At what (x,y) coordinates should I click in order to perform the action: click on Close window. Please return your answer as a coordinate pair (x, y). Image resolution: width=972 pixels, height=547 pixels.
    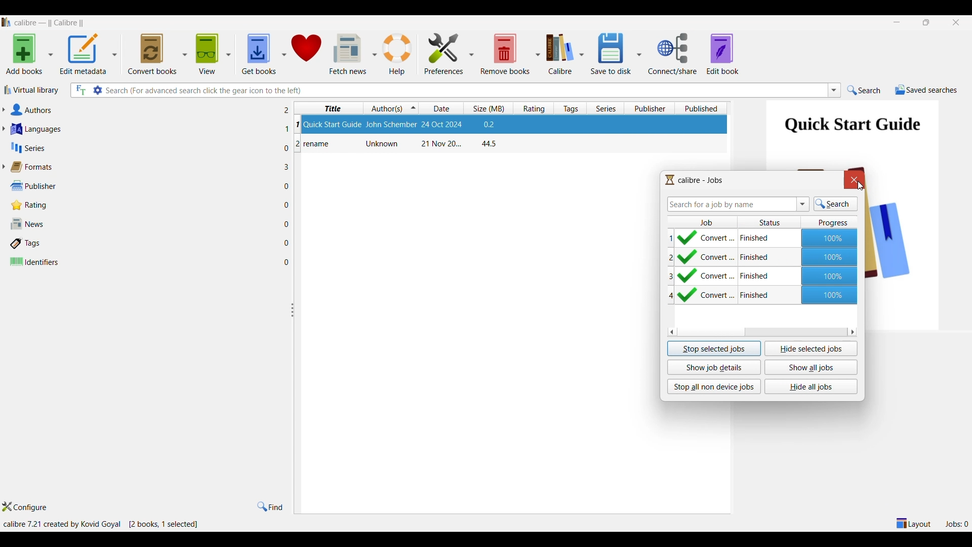
    Looking at the image, I should click on (854, 180).